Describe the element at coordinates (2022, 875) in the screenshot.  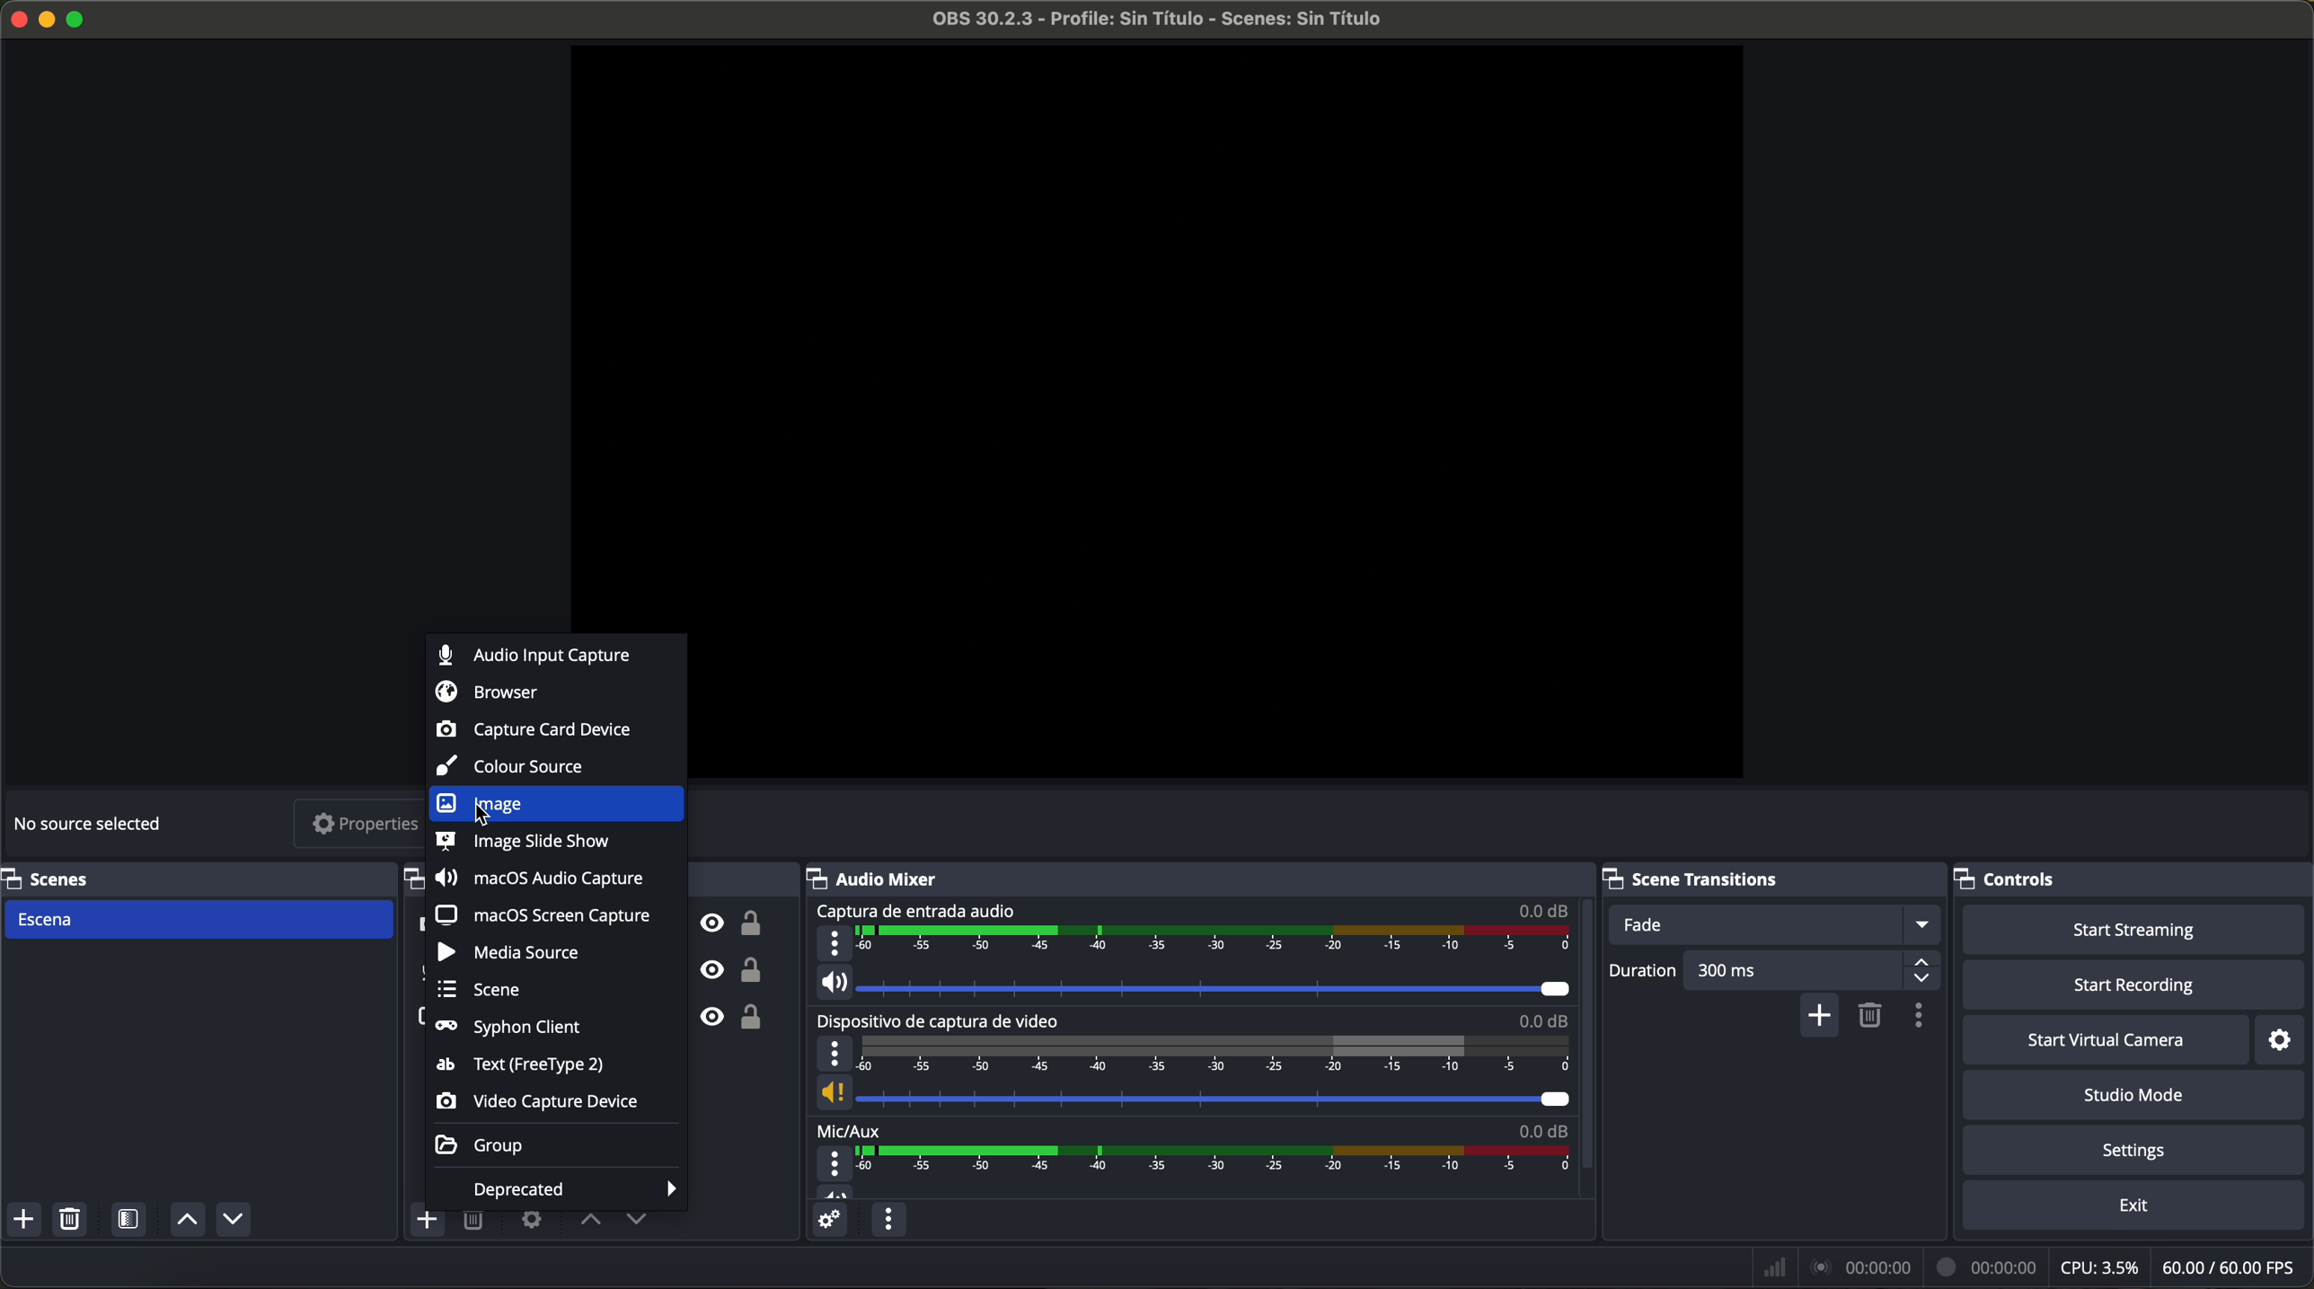
I see `controls` at that location.